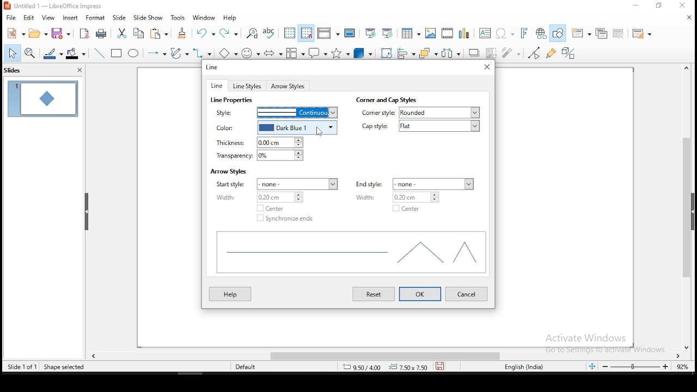 This screenshot has height=392, width=697. I want to click on curves and polygons, so click(179, 53).